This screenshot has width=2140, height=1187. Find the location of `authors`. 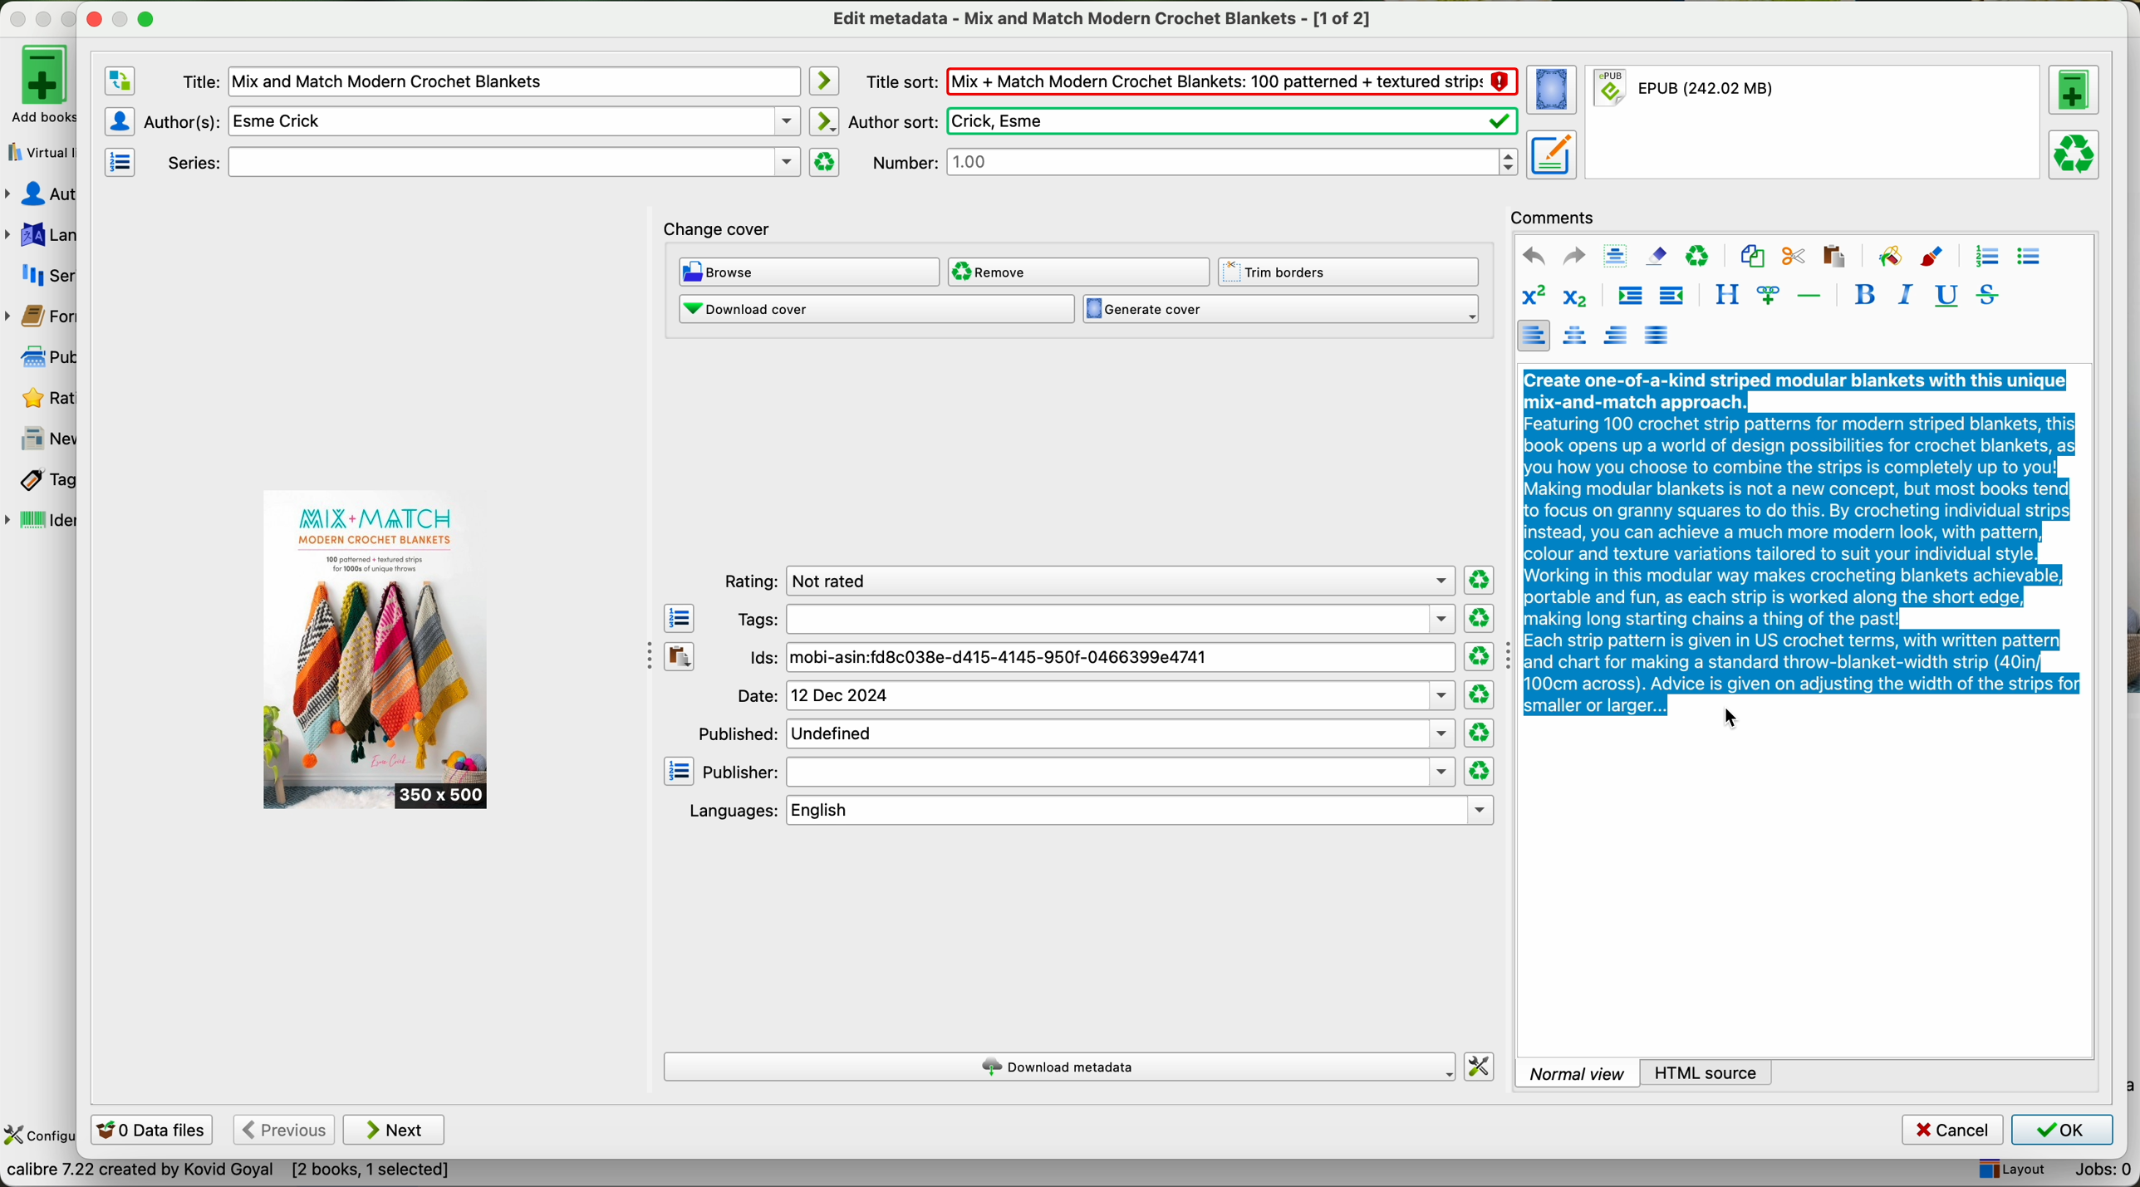

authors is located at coordinates (40, 194).